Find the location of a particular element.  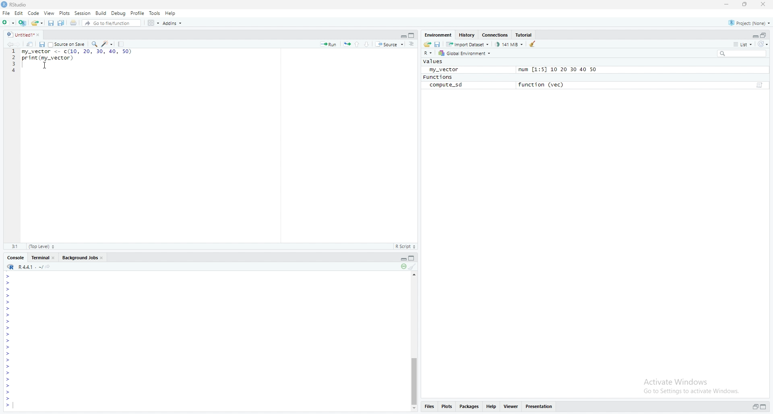

Close is located at coordinates (762, 4).